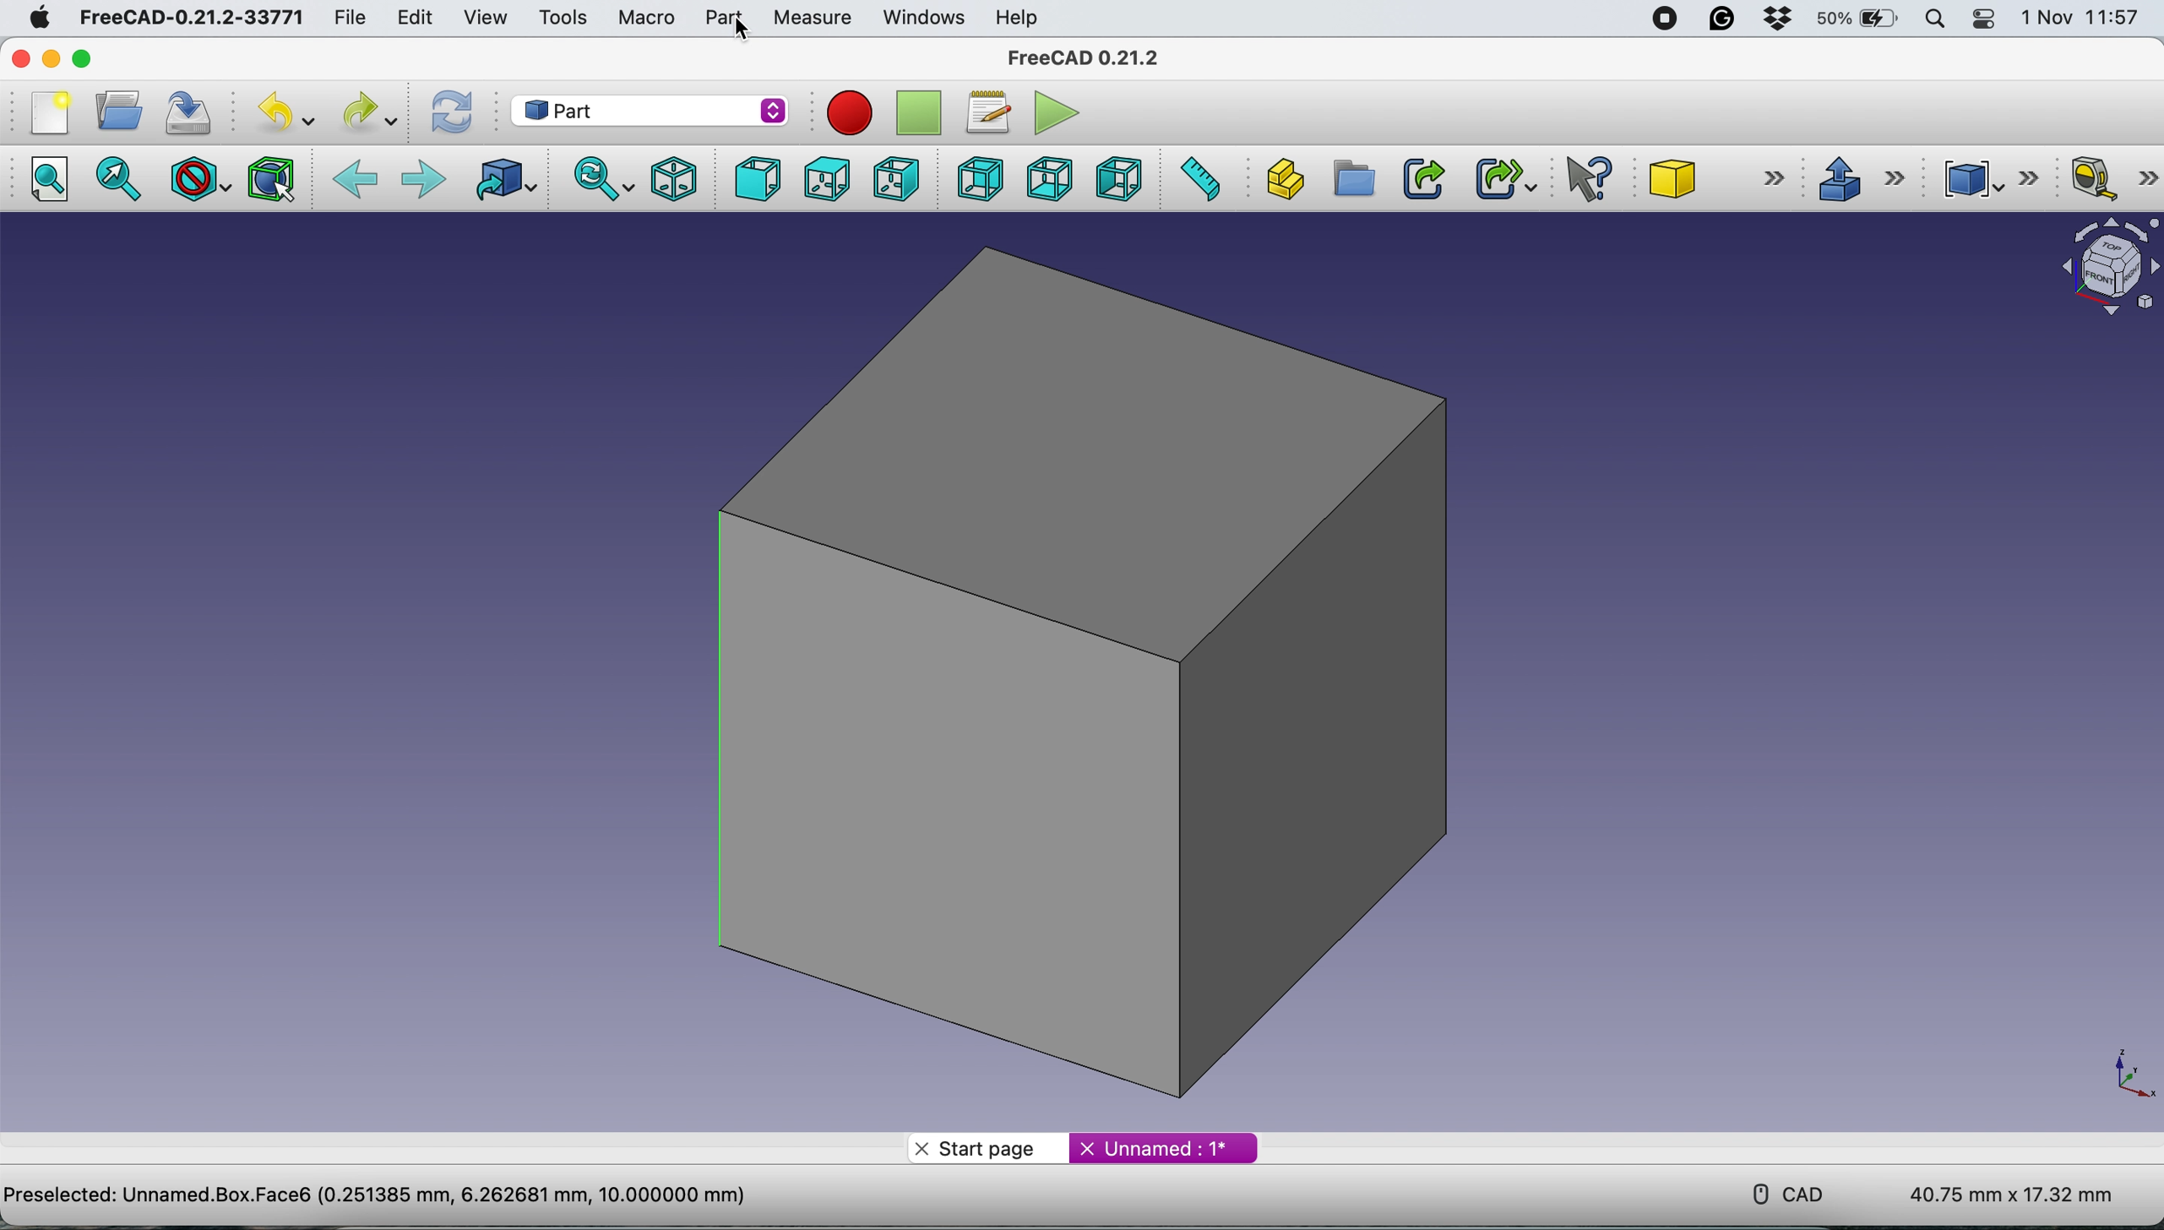  What do you see at coordinates (1421, 177) in the screenshot?
I see `make link` at bounding box center [1421, 177].